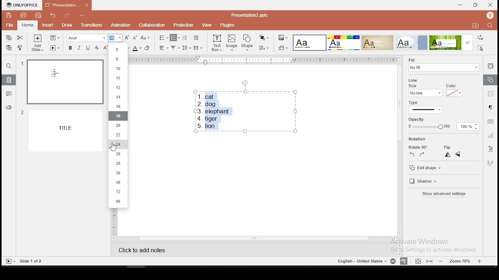  What do you see at coordinates (412, 42) in the screenshot?
I see `theme ` at bounding box center [412, 42].